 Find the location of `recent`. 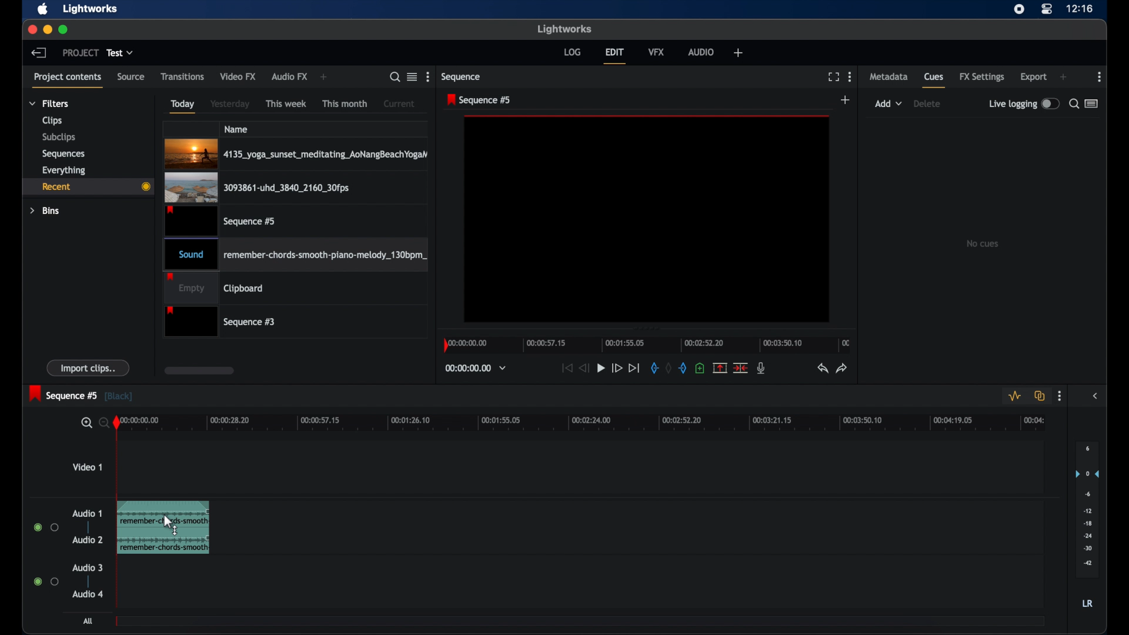

recent is located at coordinates (89, 186).